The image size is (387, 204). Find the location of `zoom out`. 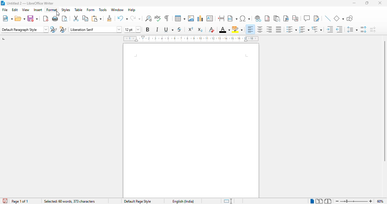

zoom out is located at coordinates (337, 201).